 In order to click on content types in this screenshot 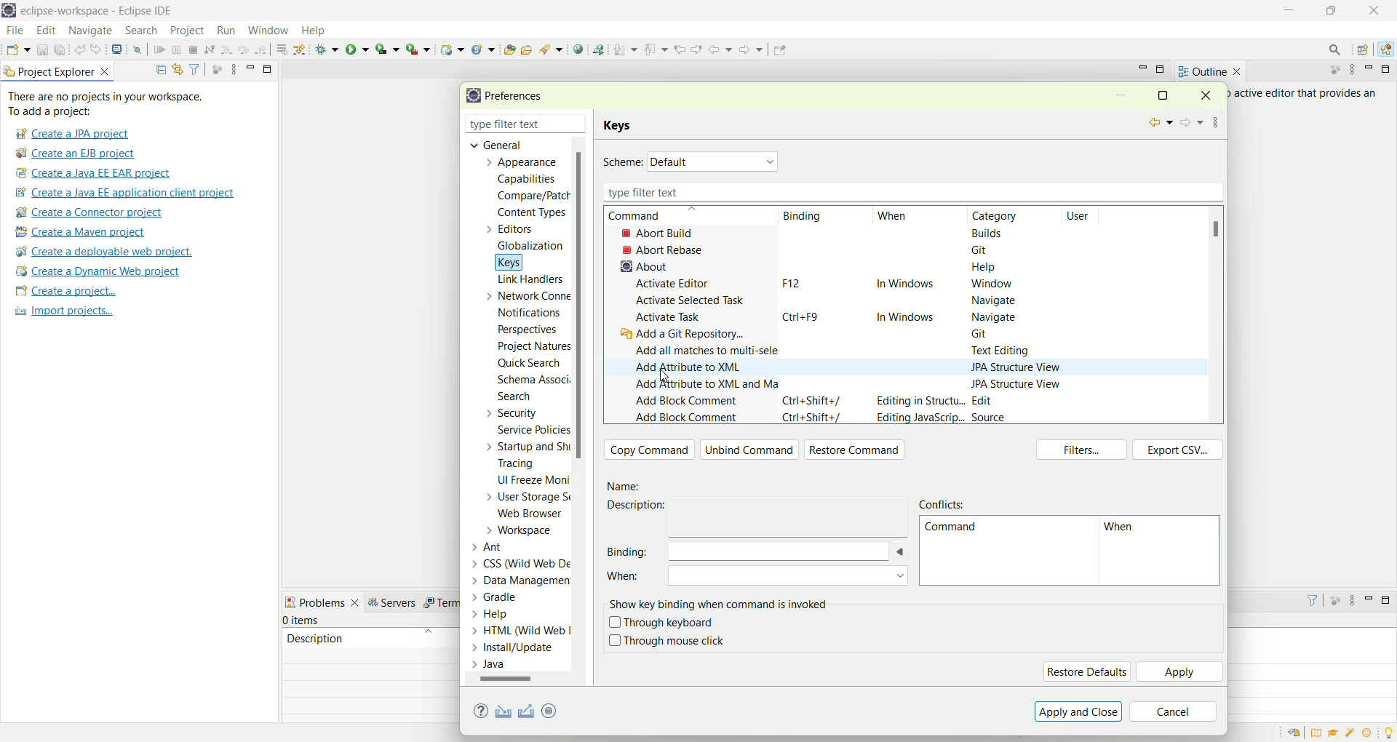, I will do `click(528, 213)`.